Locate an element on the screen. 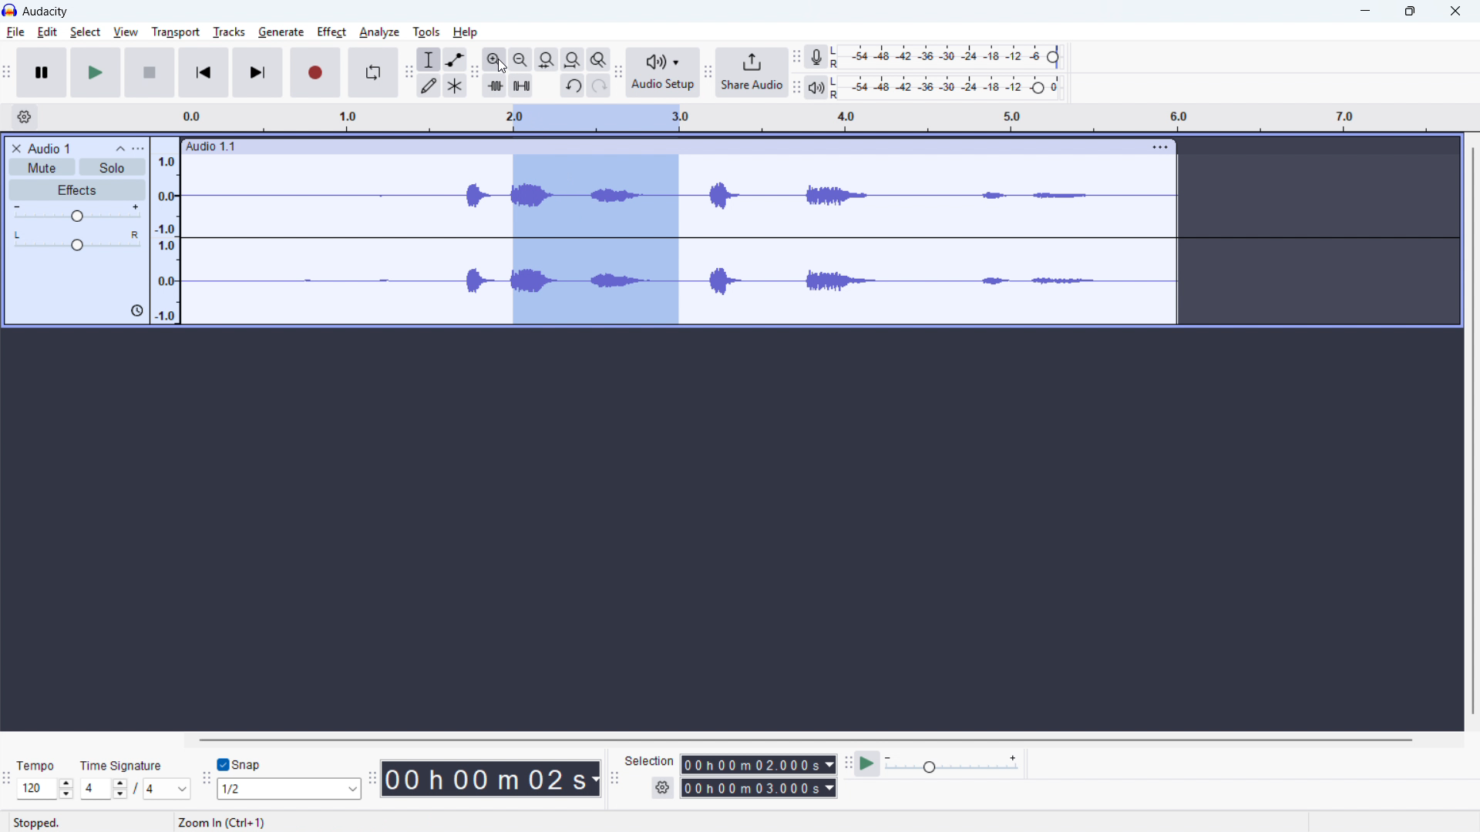 This screenshot has height=832, width=1480. Recording level is located at coordinates (950, 57).